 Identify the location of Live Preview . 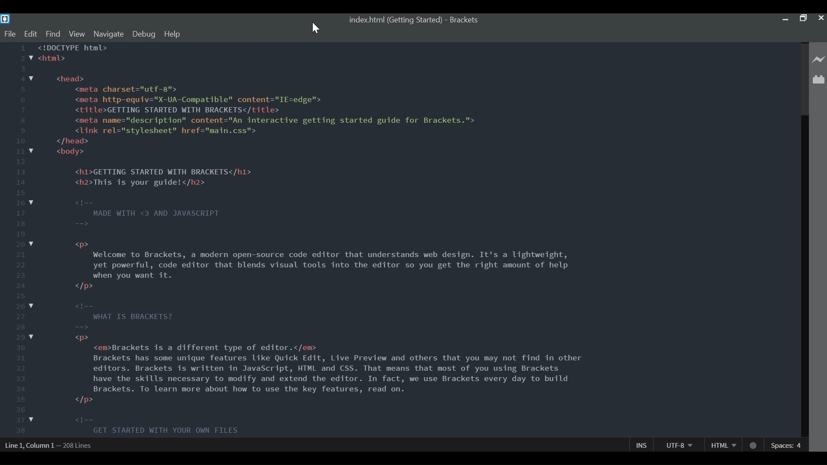
(819, 60).